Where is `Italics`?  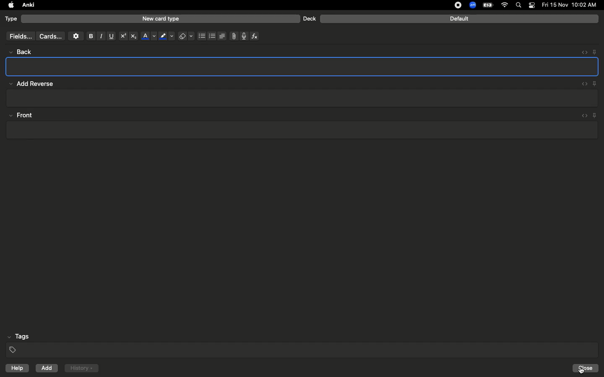
Italics is located at coordinates (100, 36).